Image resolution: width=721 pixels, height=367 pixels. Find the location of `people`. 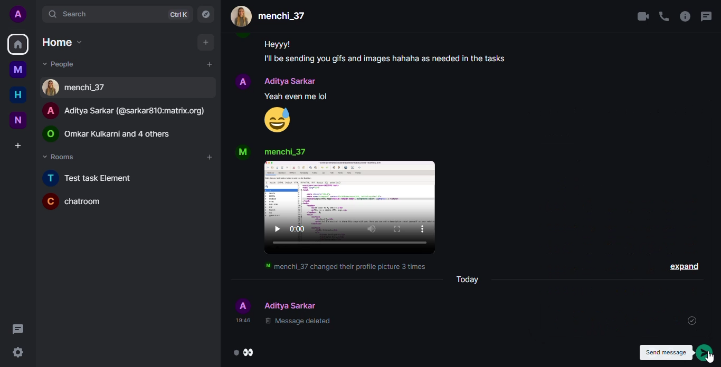

people is located at coordinates (286, 151).